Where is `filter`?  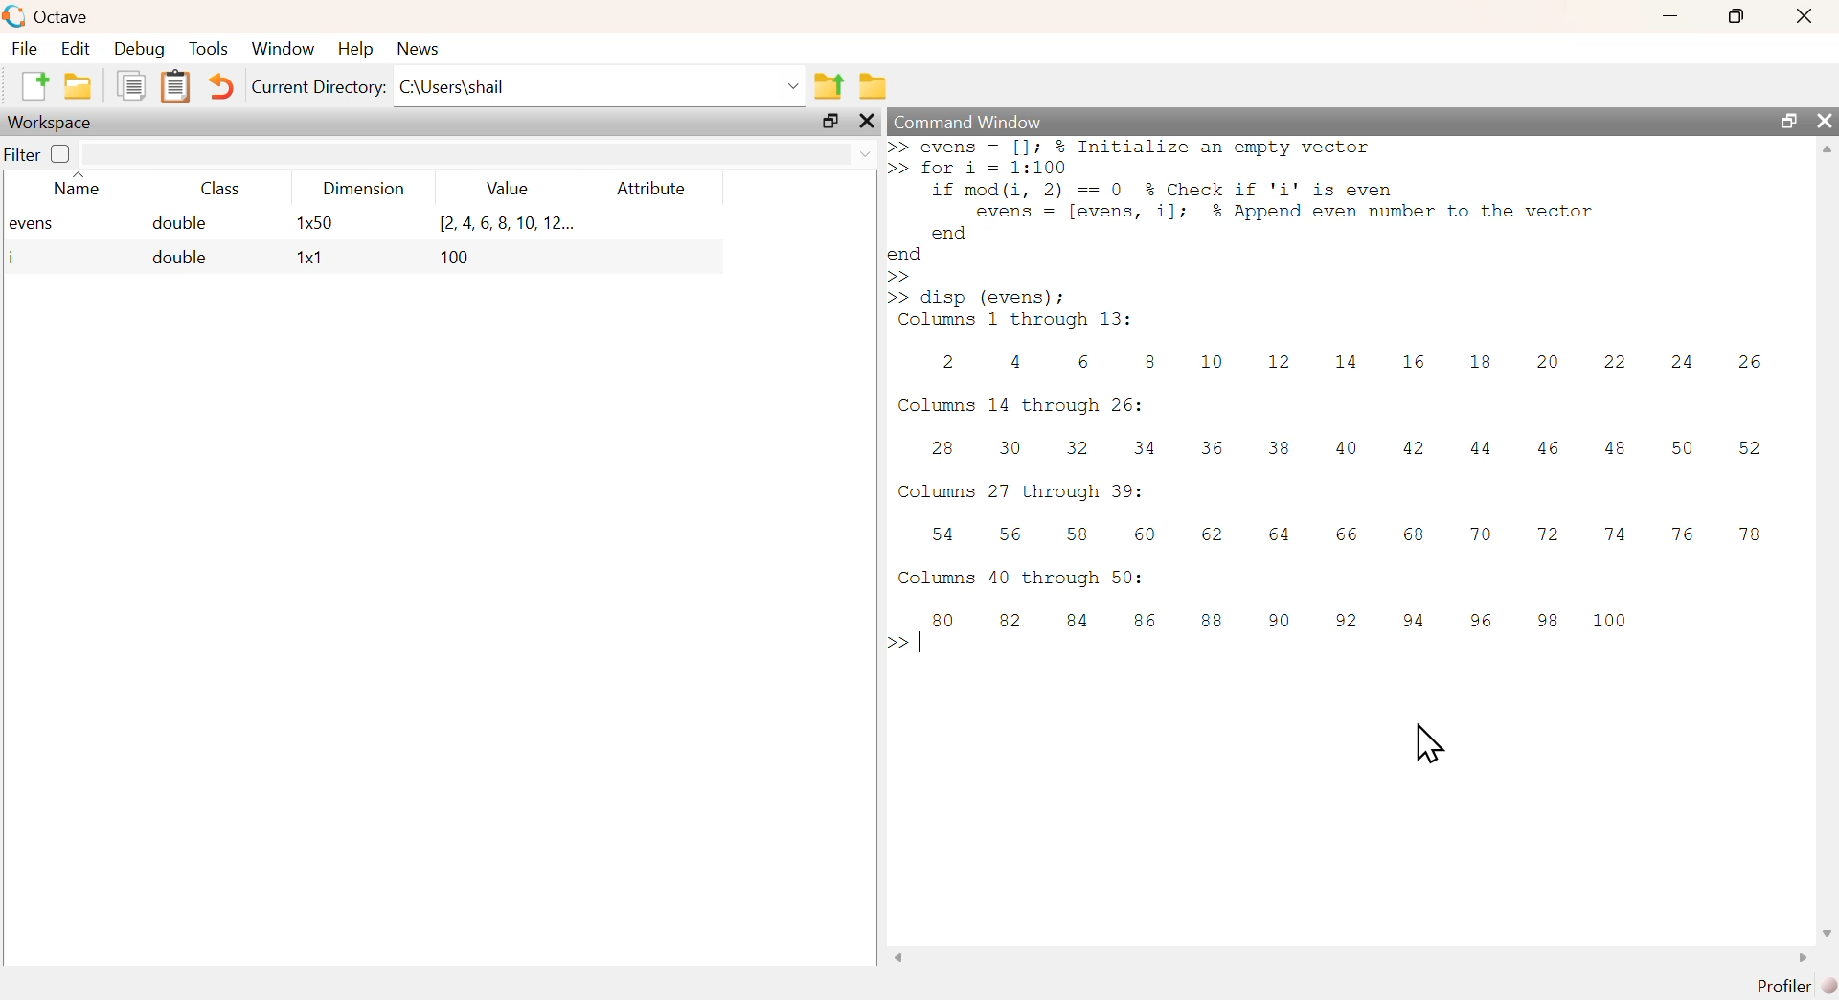 filter is located at coordinates (22, 153).